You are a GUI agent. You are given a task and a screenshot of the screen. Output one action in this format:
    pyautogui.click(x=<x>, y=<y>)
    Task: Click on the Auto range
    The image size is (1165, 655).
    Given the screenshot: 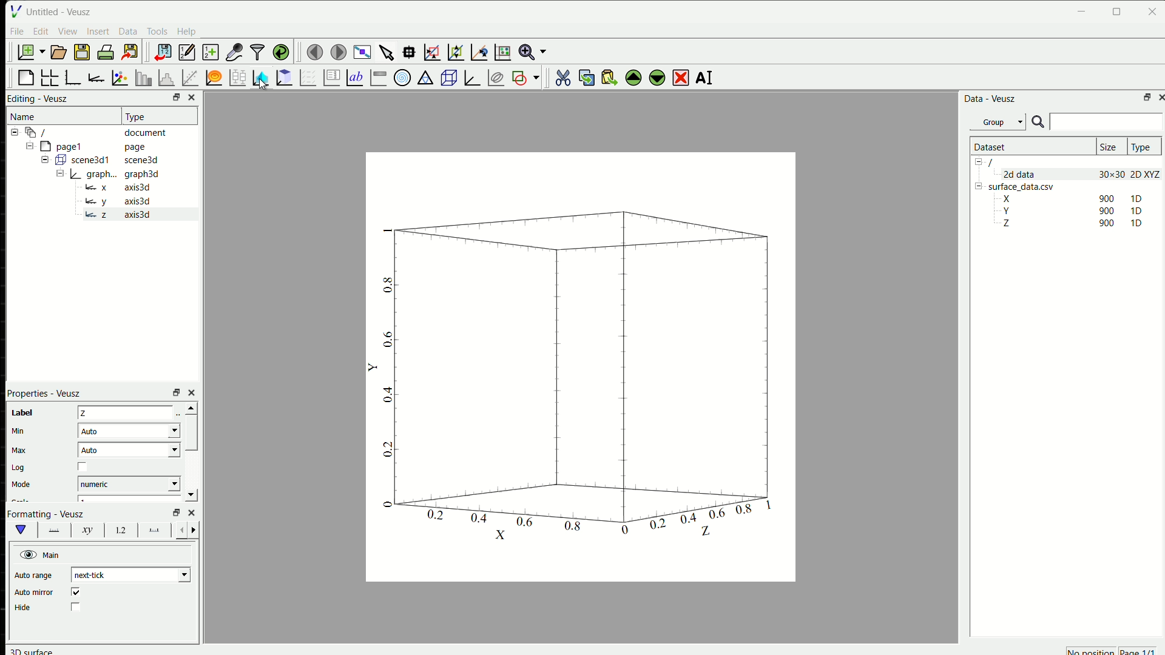 What is the action you would take?
    pyautogui.click(x=34, y=576)
    